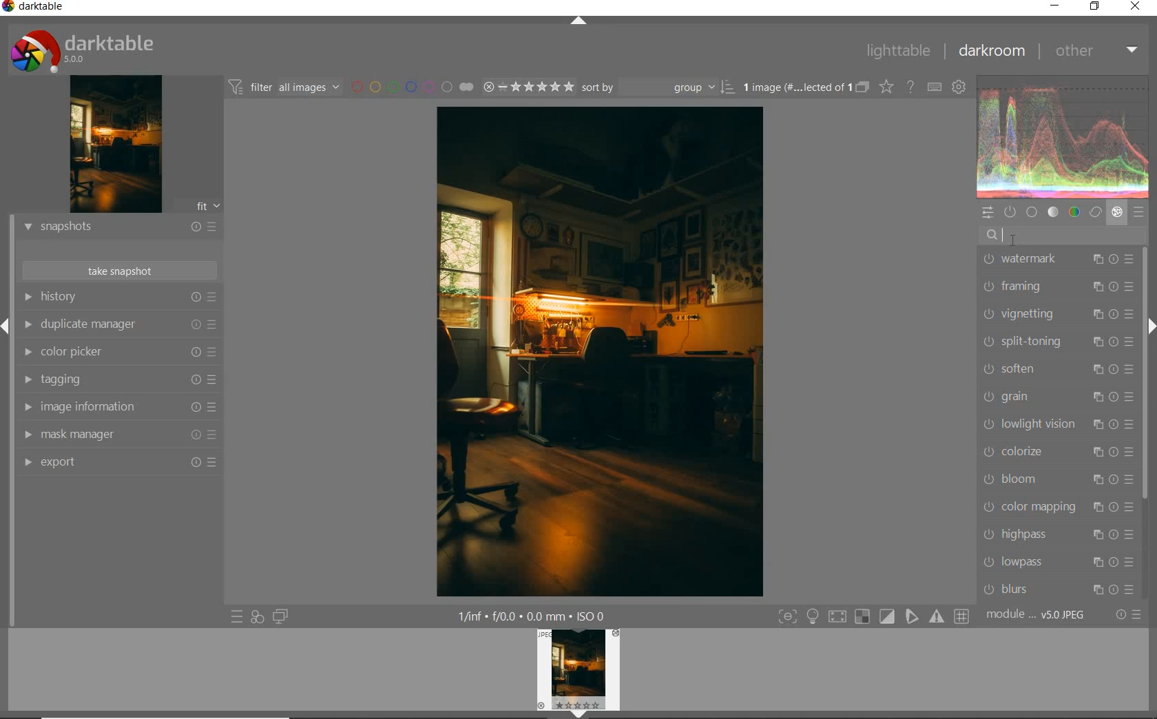  What do you see at coordinates (1057, 534) in the screenshot?
I see `highpass` at bounding box center [1057, 534].